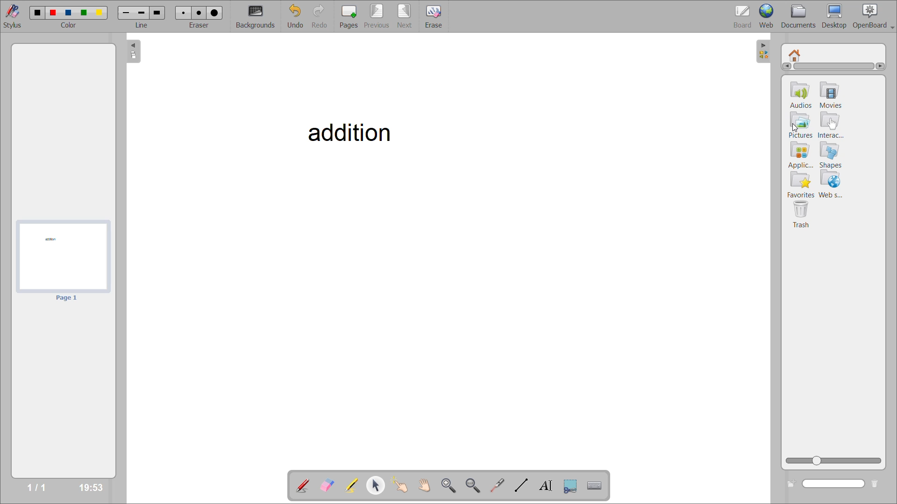 This screenshot has height=504, width=897. Describe the element at coordinates (831, 94) in the screenshot. I see `movies` at that location.